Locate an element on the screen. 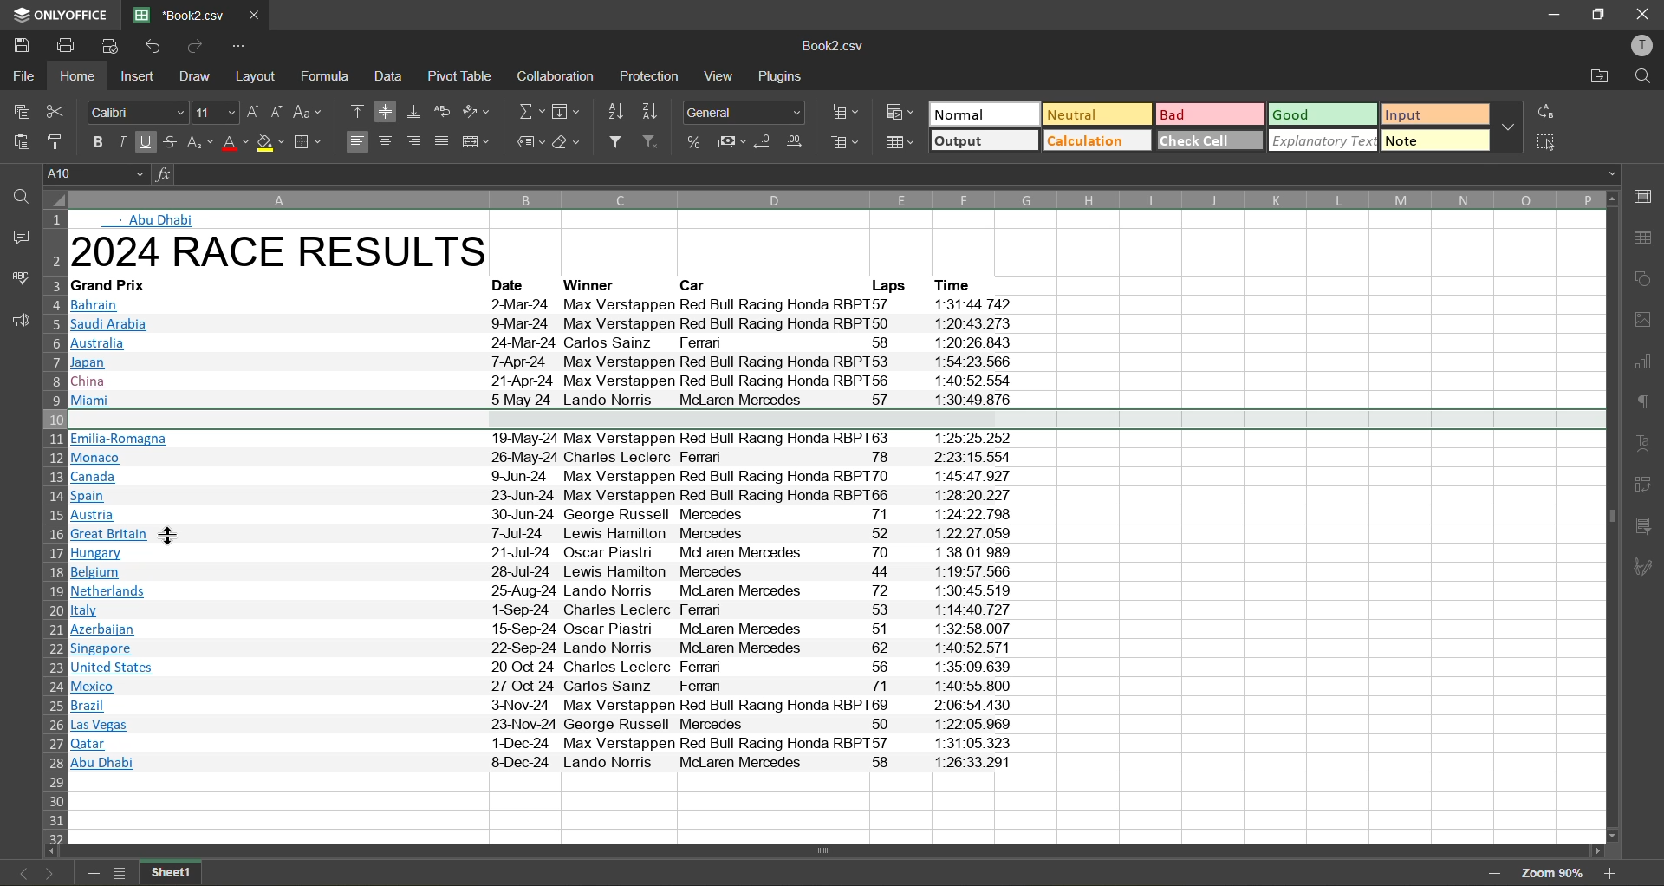 The image size is (1664, 886). underline is located at coordinates (146, 142).